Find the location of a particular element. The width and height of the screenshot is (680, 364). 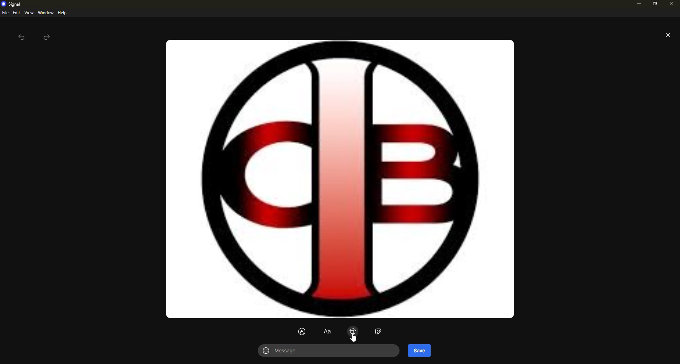

image is located at coordinates (341, 179).